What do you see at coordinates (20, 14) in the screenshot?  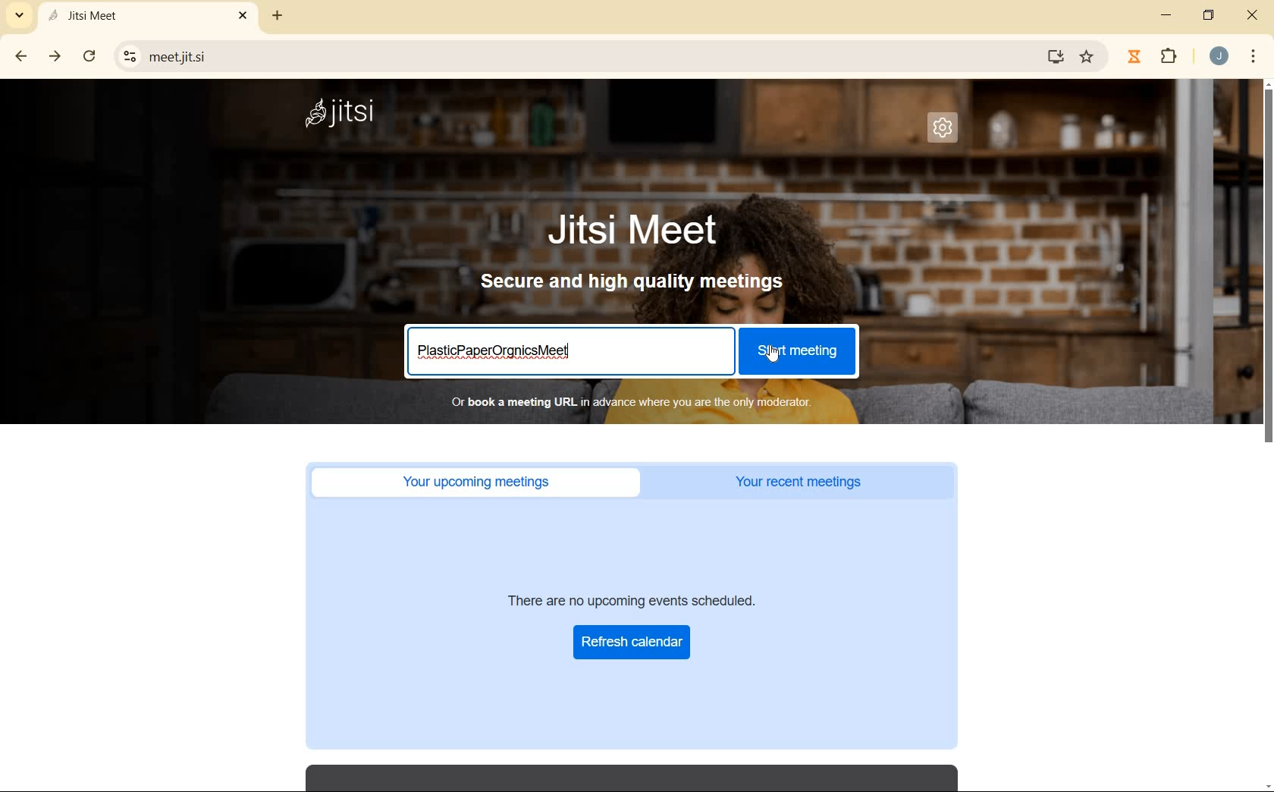 I see `search tabs` at bounding box center [20, 14].